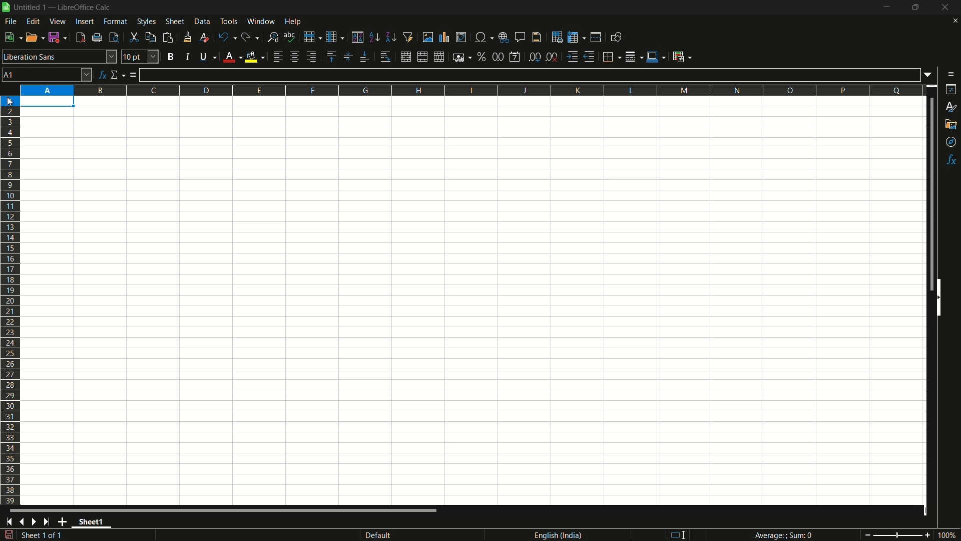 This screenshot has height=541, width=961. I want to click on navigator, so click(951, 142).